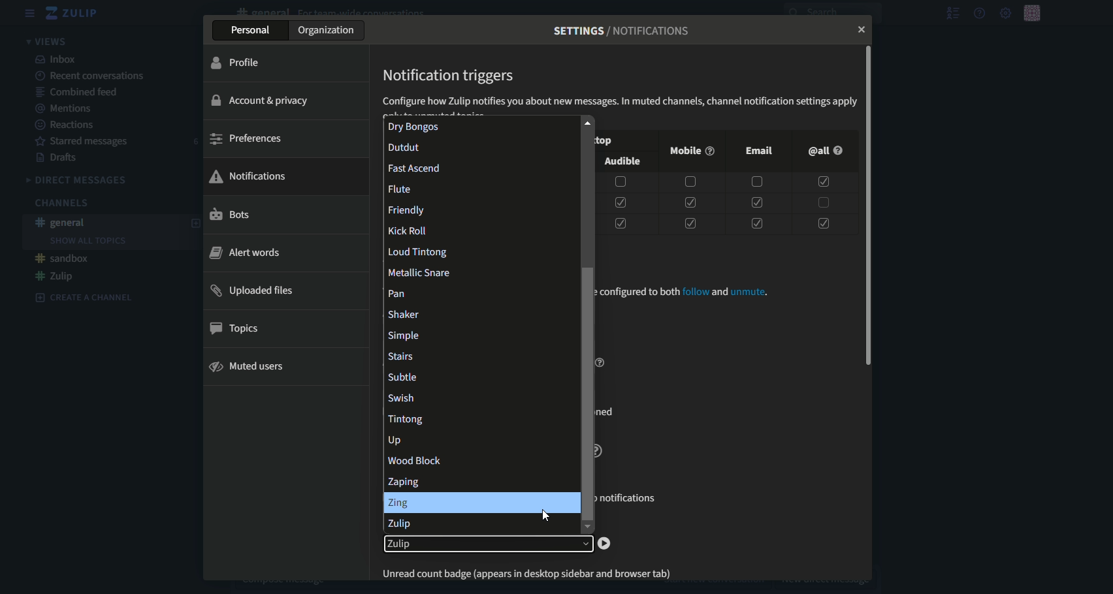  Describe the element at coordinates (690, 293) in the screenshot. I see `Text` at that location.